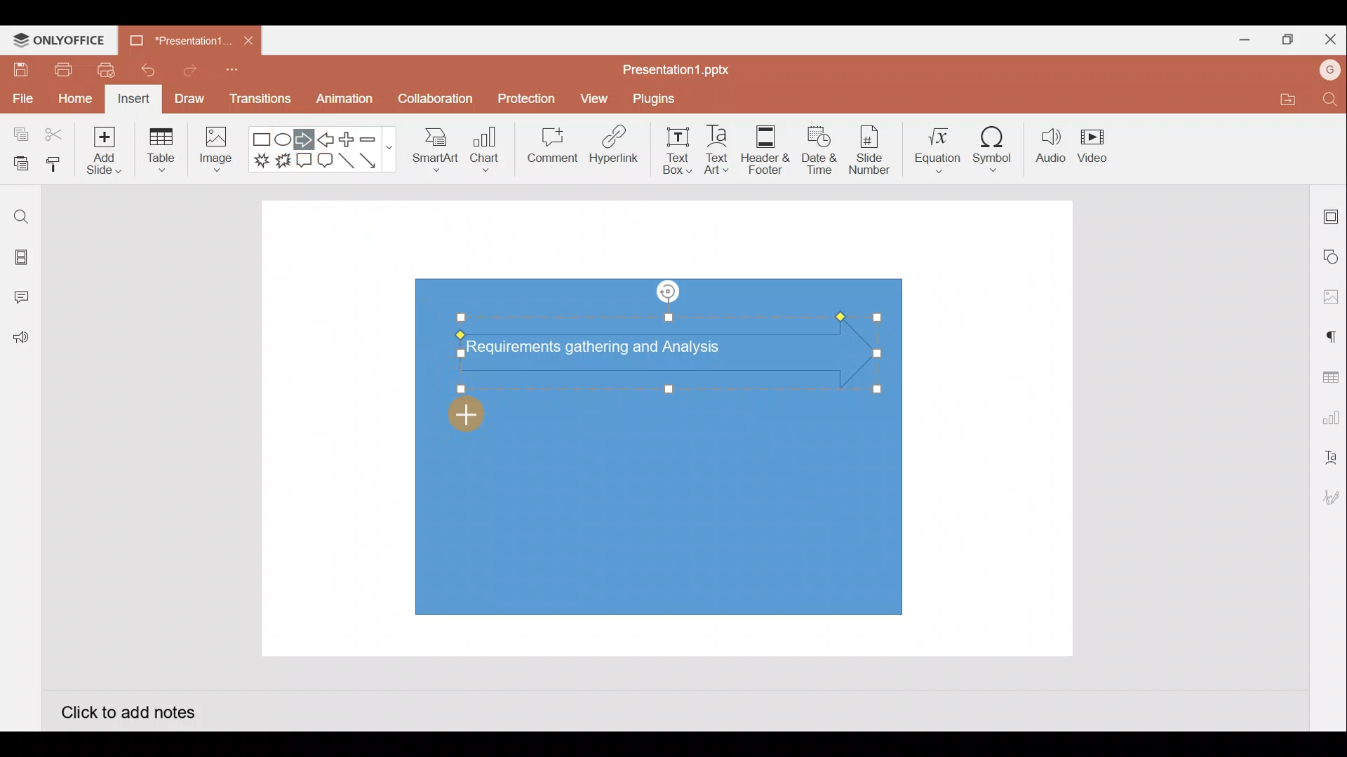  I want to click on Print file, so click(62, 69).